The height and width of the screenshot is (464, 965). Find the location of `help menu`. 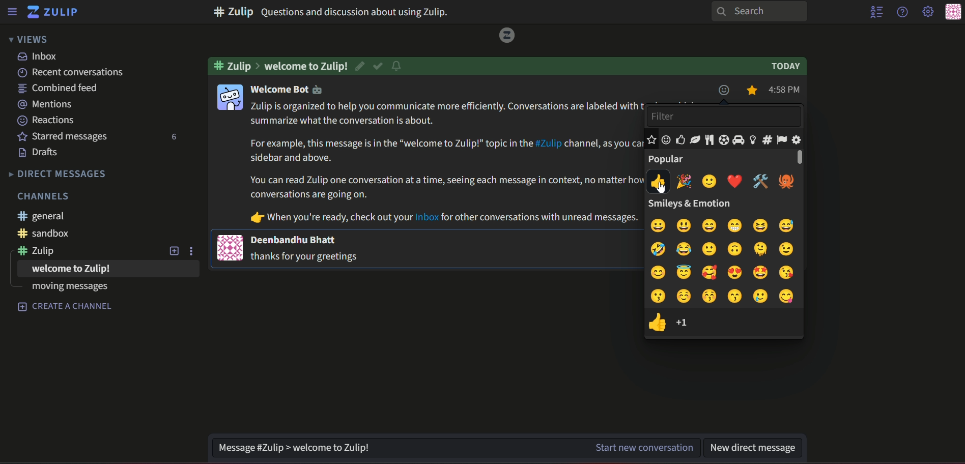

help menu is located at coordinates (902, 12).